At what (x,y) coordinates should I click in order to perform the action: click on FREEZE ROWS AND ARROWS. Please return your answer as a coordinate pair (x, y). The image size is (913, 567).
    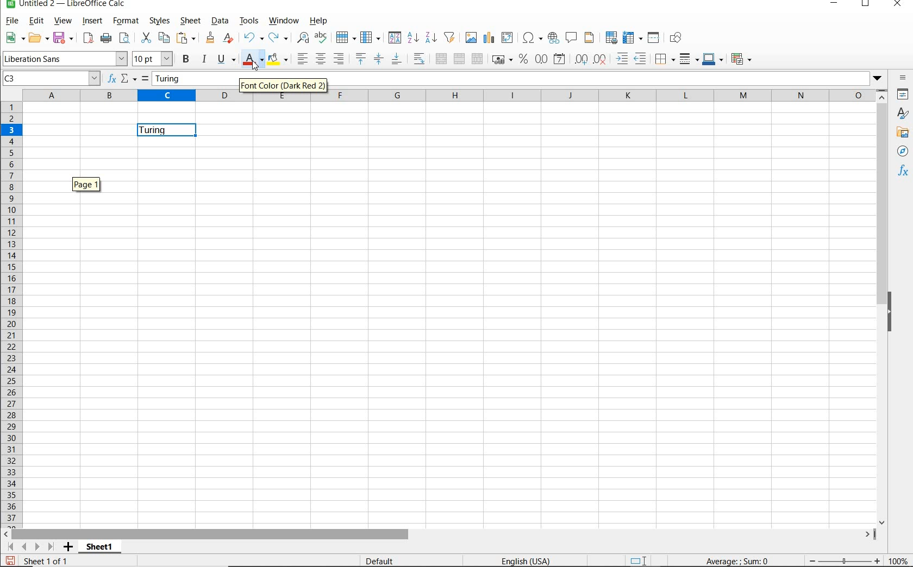
    Looking at the image, I should click on (633, 38).